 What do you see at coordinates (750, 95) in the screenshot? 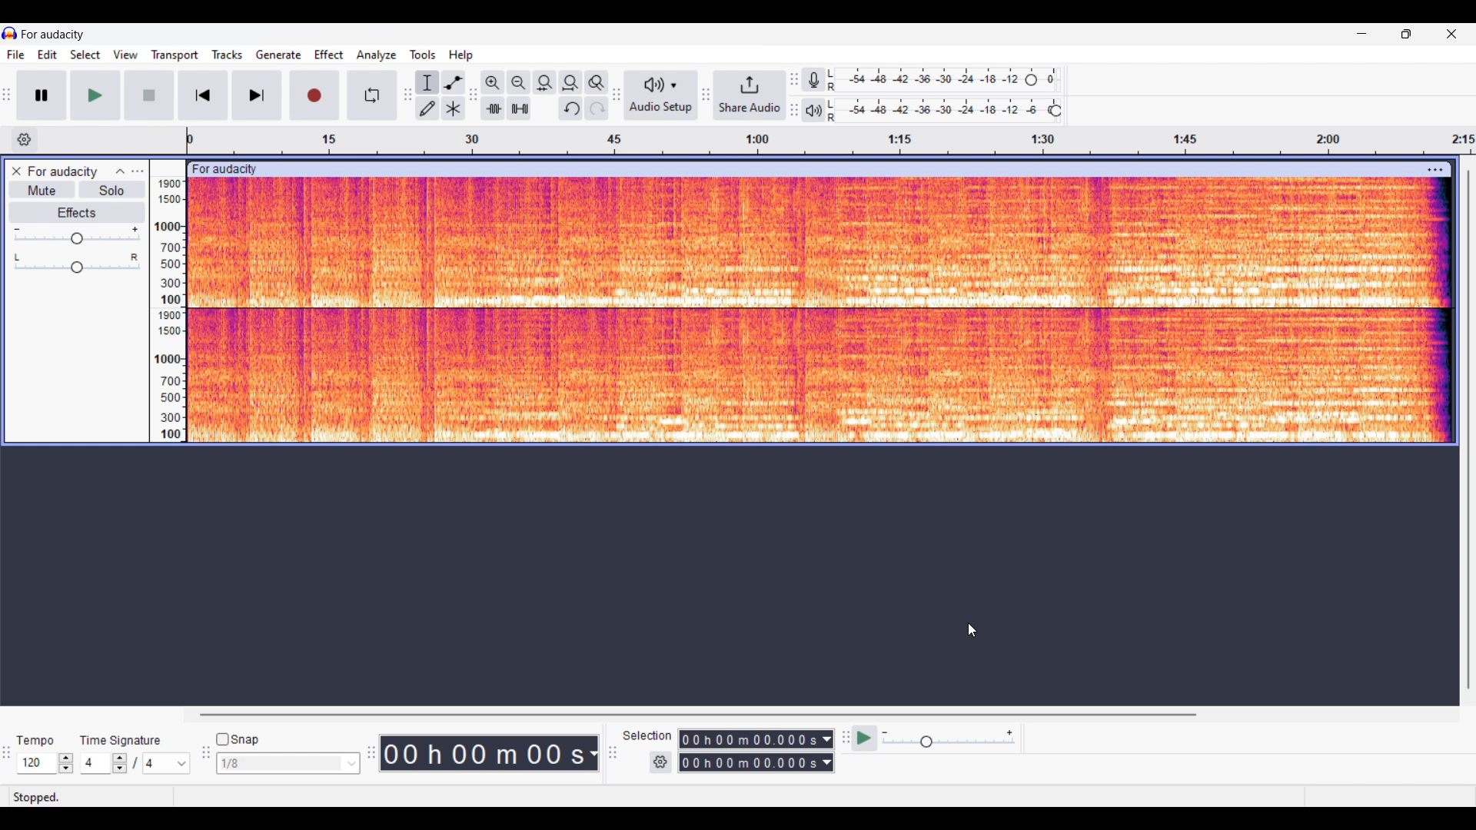
I see `Share audio` at bounding box center [750, 95].